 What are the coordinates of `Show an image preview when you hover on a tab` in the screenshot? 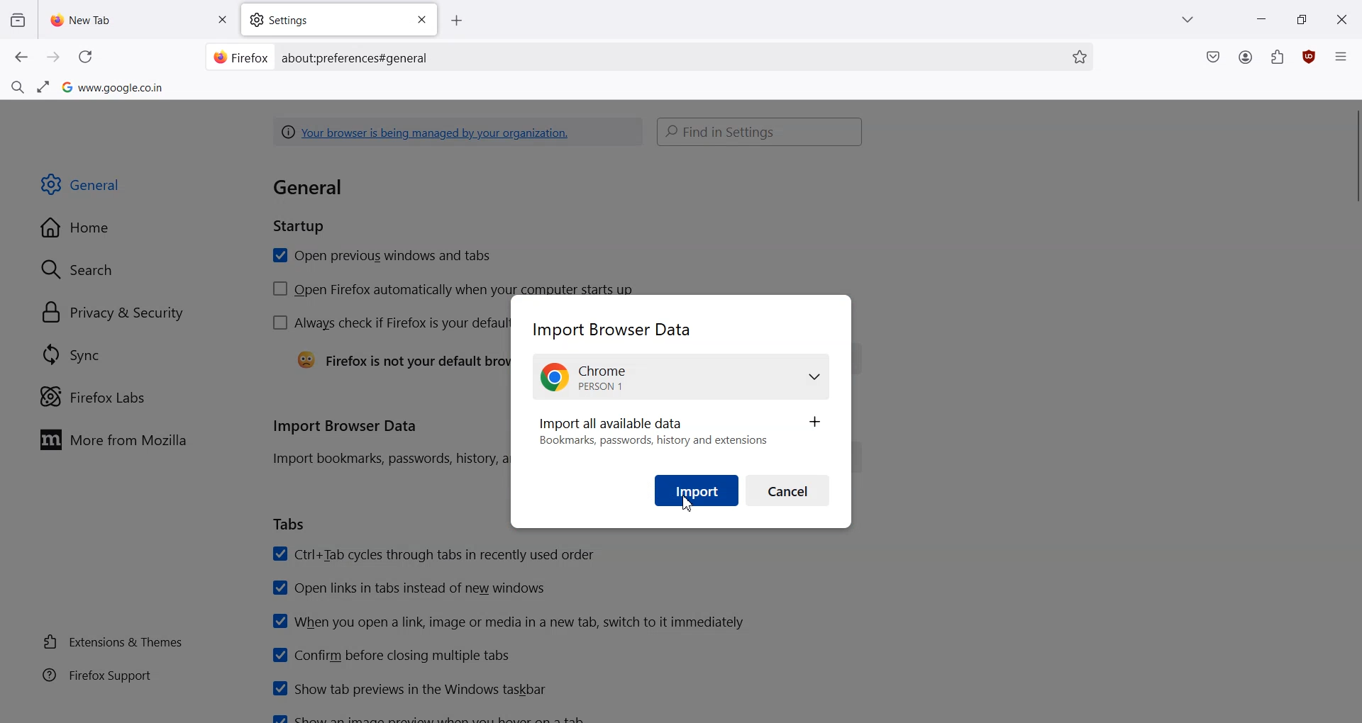 It's located at (433, 717).